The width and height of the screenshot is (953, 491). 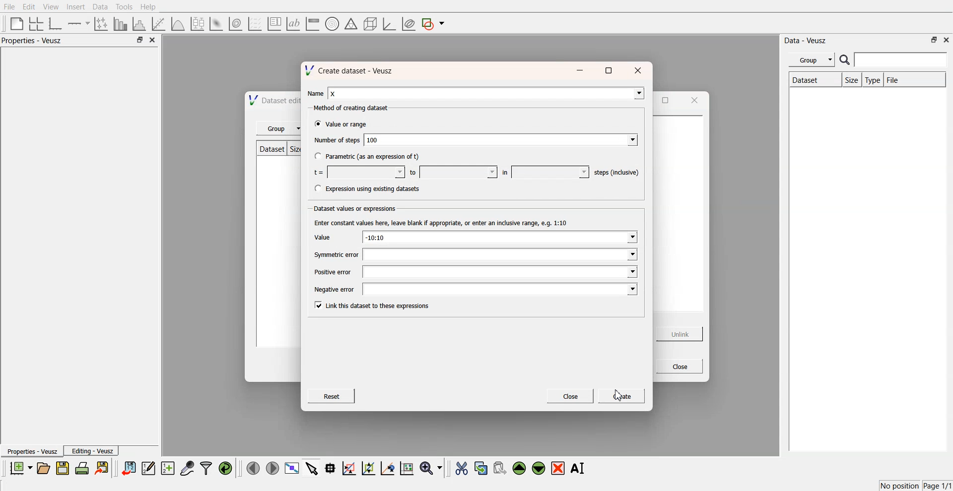 I want to click on plot a function on a graph, so click(x=178, y=23).